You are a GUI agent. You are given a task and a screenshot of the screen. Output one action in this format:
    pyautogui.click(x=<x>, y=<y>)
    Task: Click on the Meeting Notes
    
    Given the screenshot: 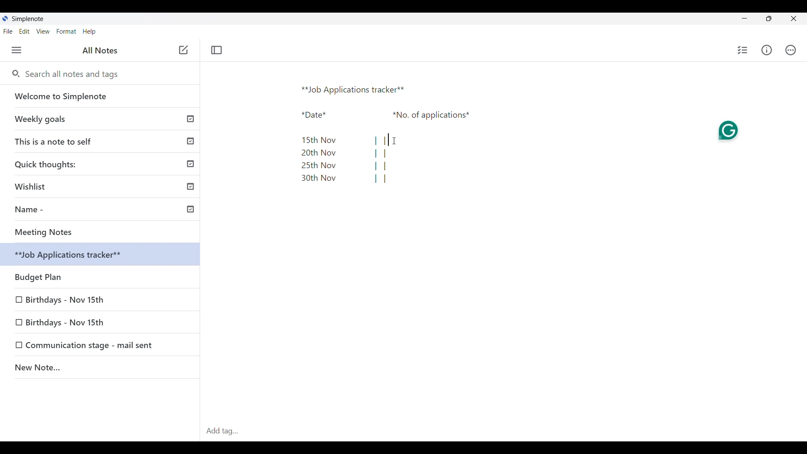 What is the action you would take?
    pyautogui.click(x=103, y=232)
    